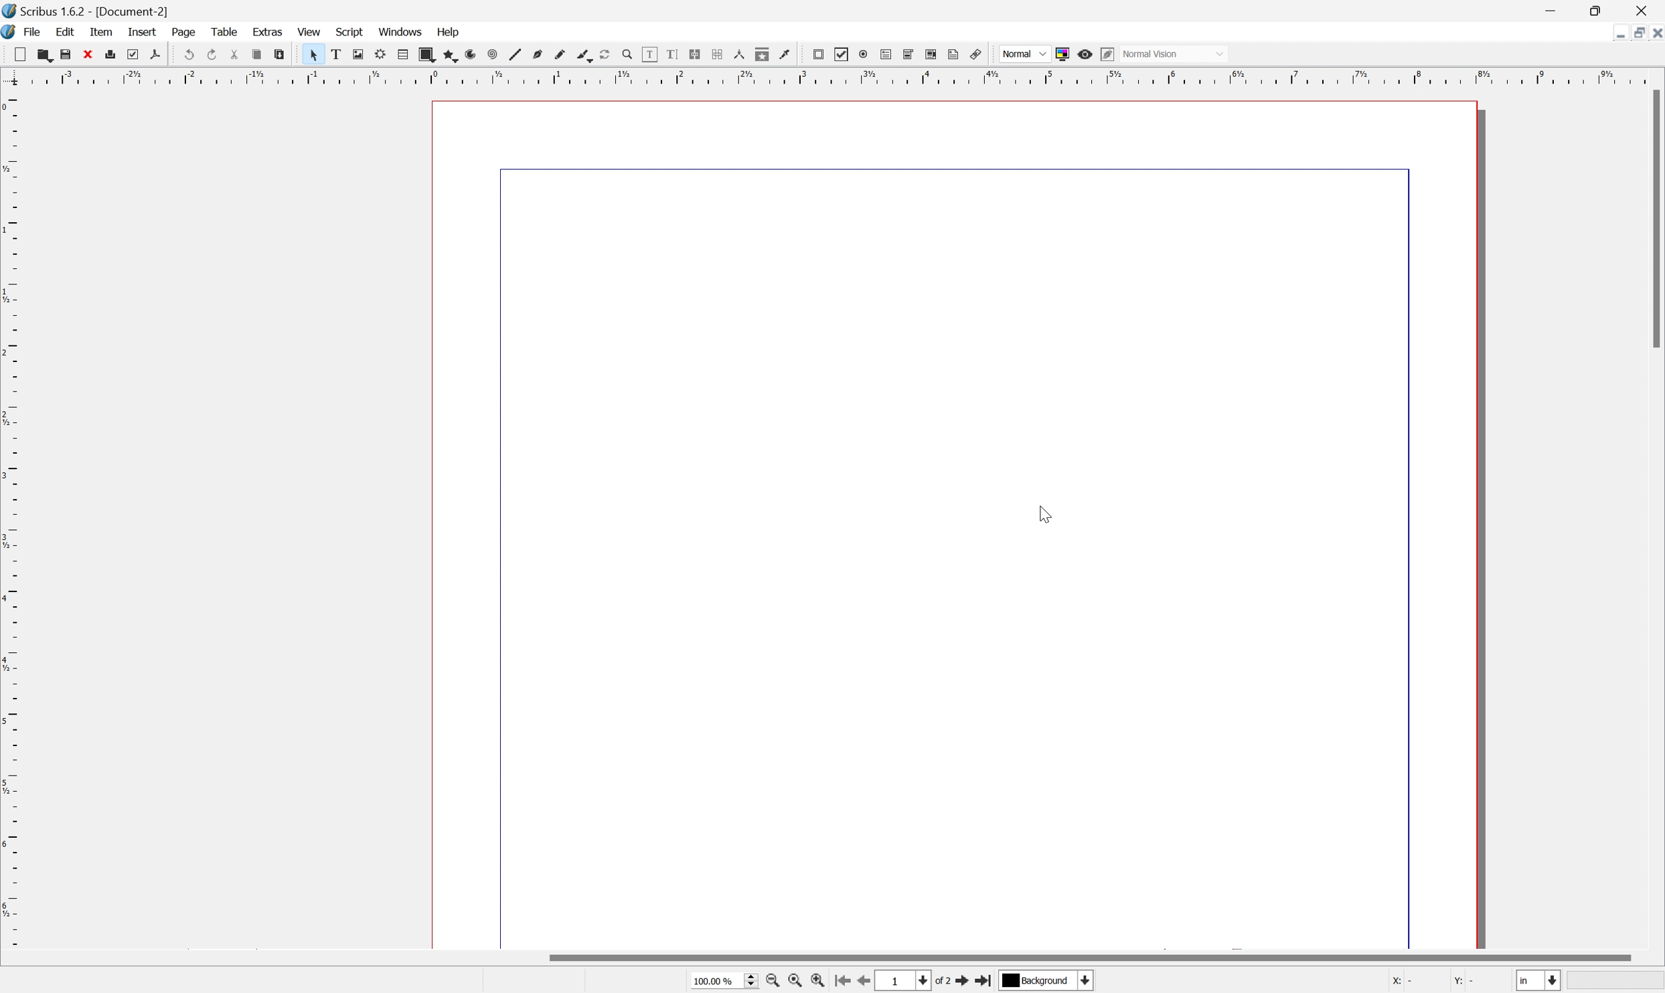  I want to click on Rotate item, so click(604, 54).